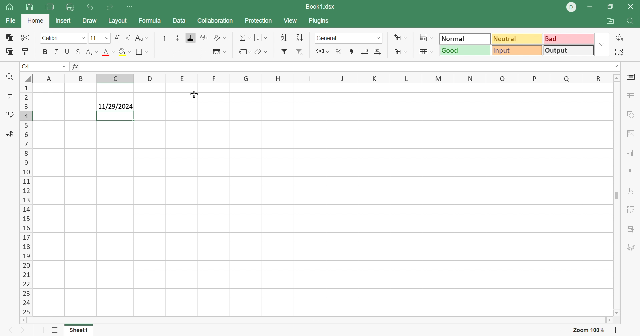 This screenshot has height=336, width=640. What do you see at coordinates (89, 21) in the screenshot?
I see `Draw` at bounding box center [89, 21].